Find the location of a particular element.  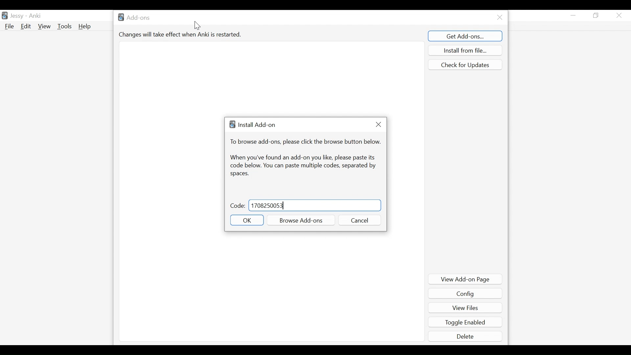

minimize is located at coordinates (573, 15).